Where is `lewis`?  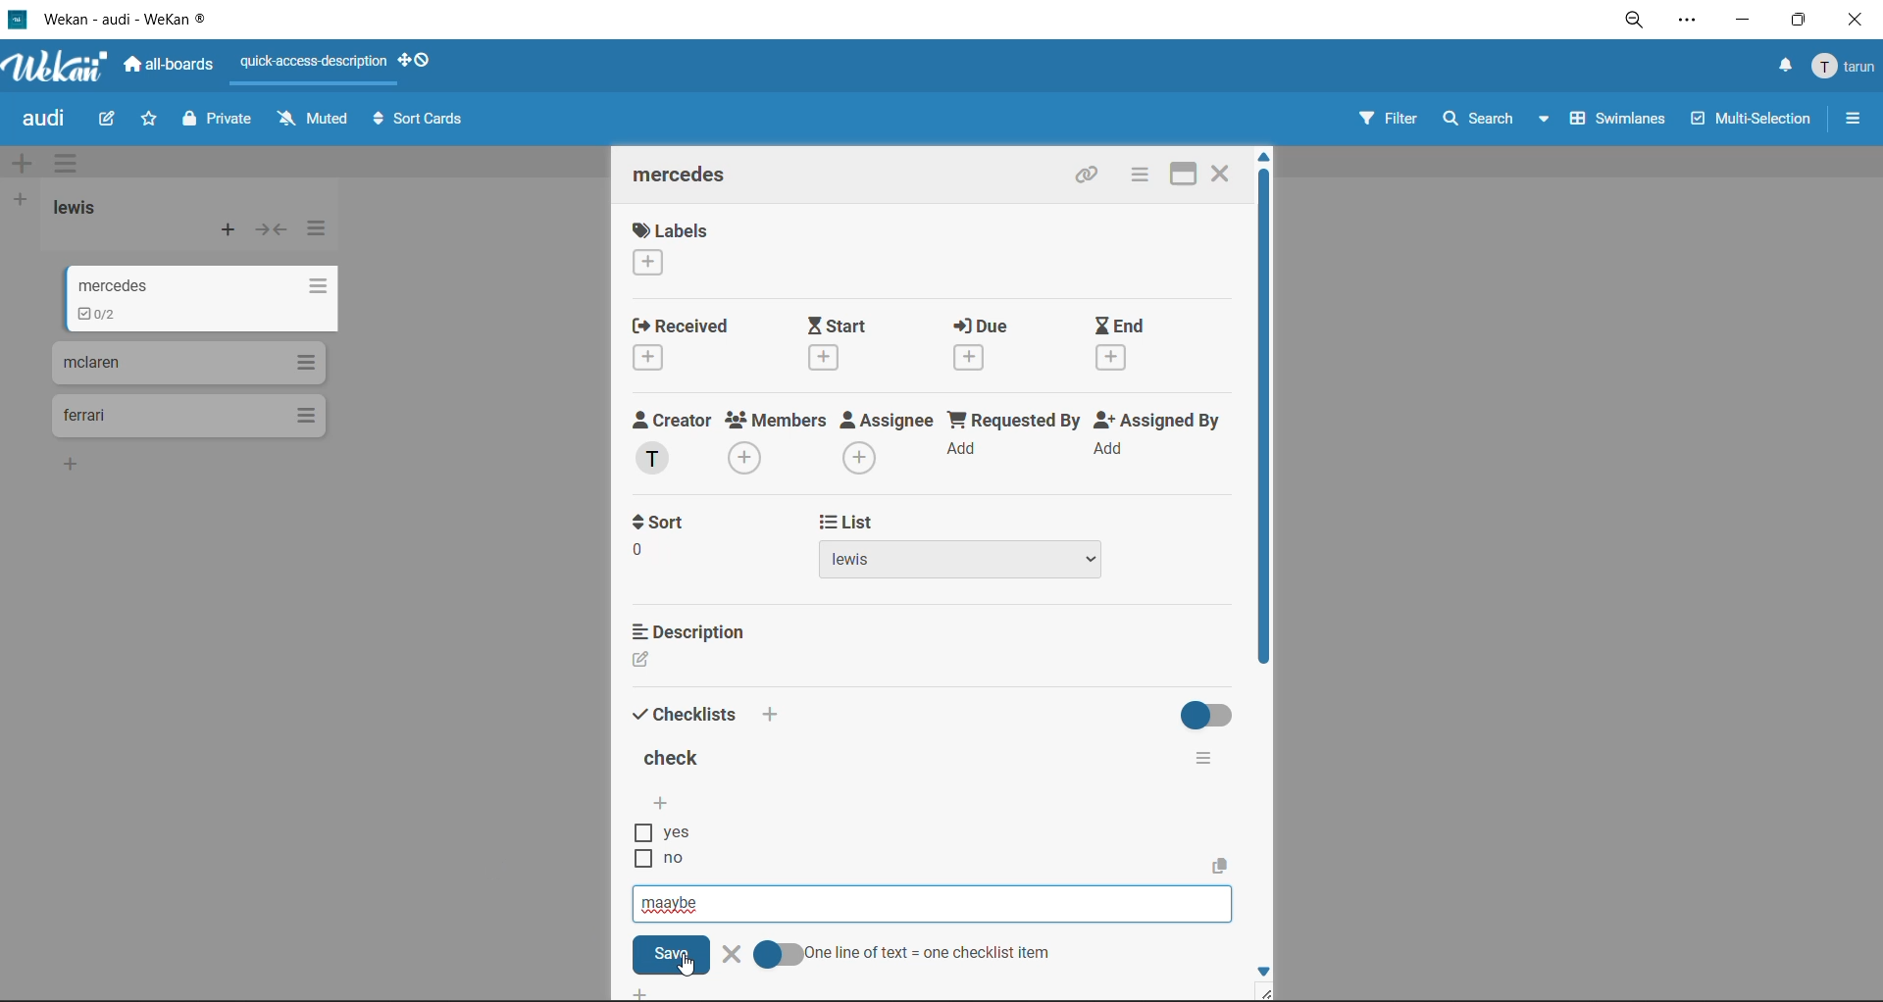
lewis is located at coordinates (961, 562).